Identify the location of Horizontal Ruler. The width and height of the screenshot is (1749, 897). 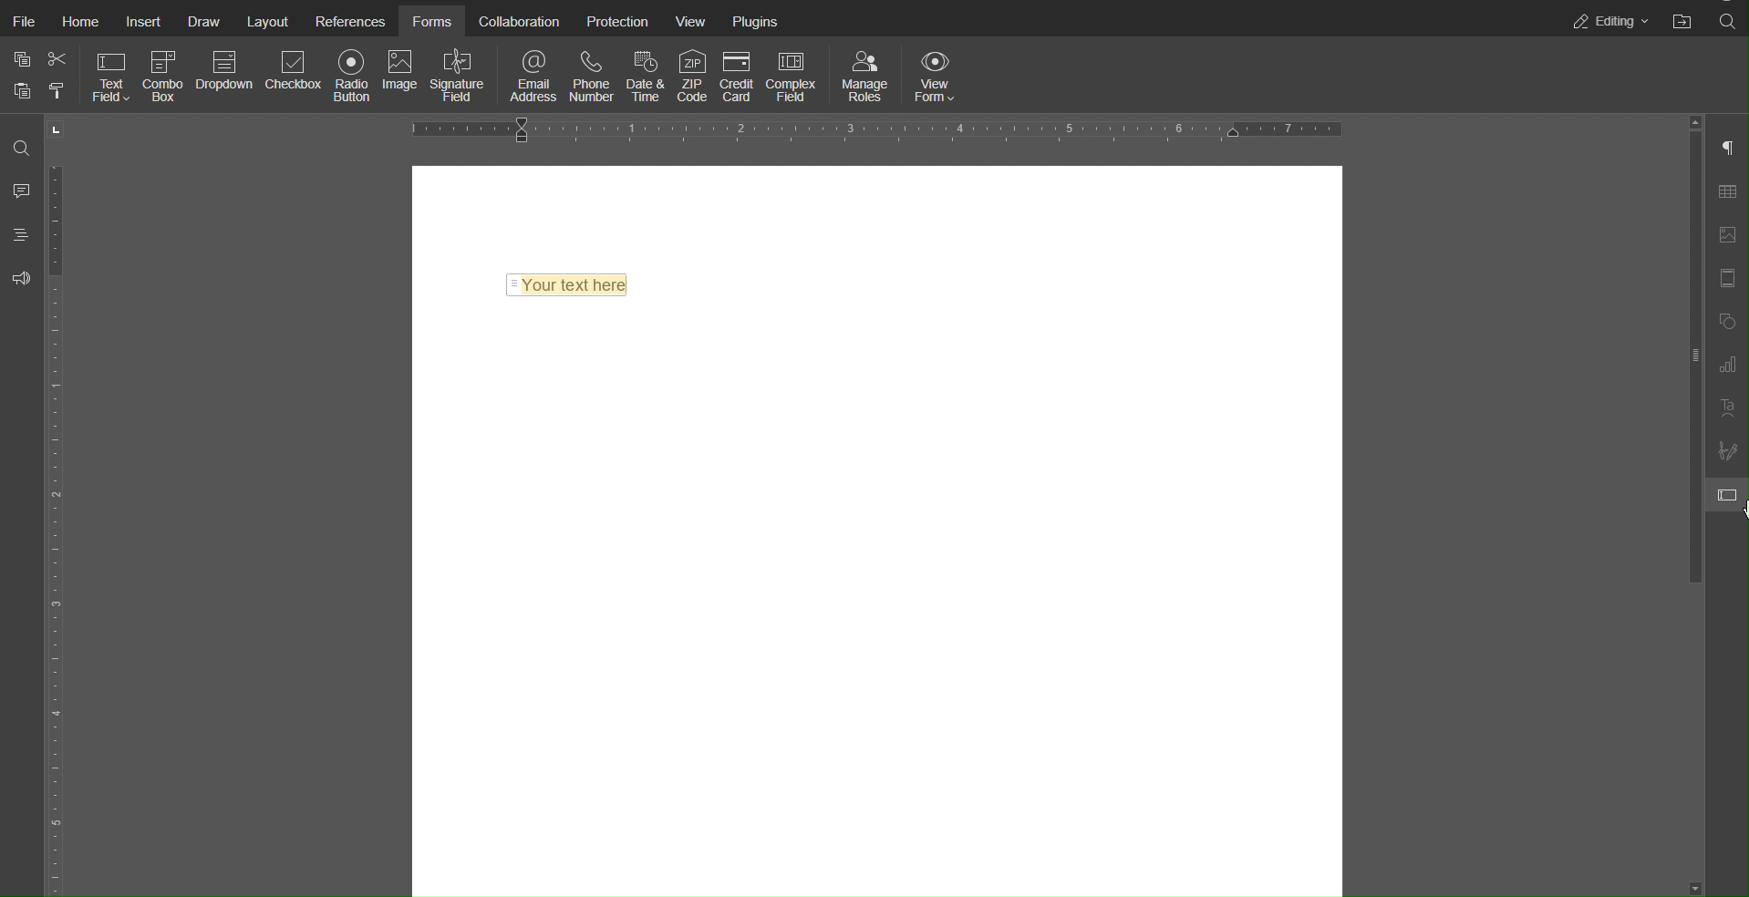
(880, 130).